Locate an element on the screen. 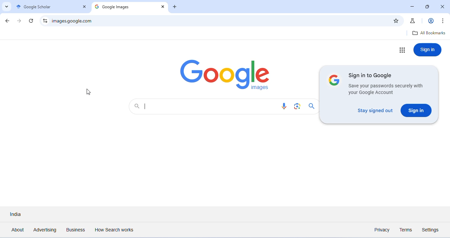  settings is located at coordinates (430, 230).